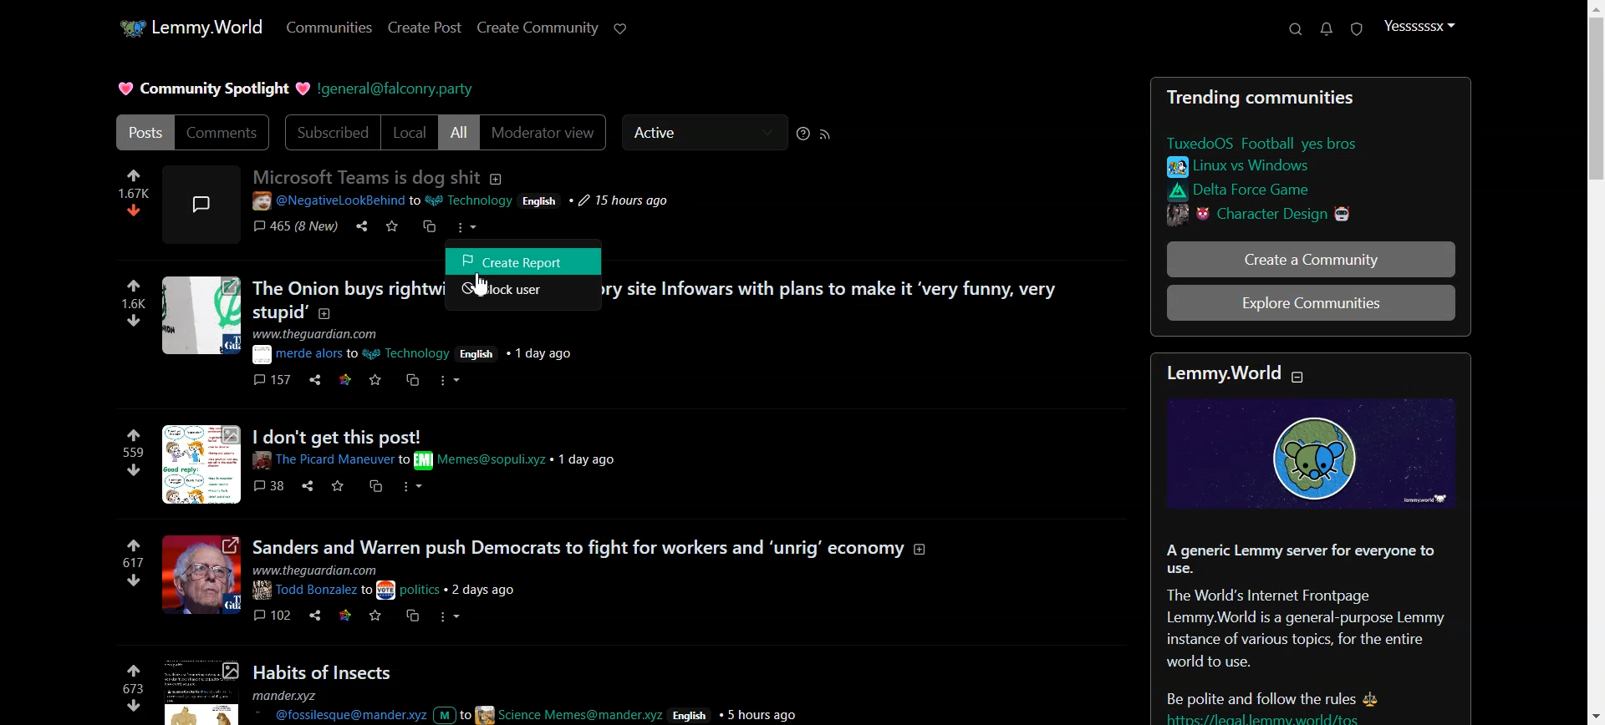 This screenshot has width=1605, height=725. Describe the element at coordinates (703, 133) in the screenshot. I see `Active` at that location.